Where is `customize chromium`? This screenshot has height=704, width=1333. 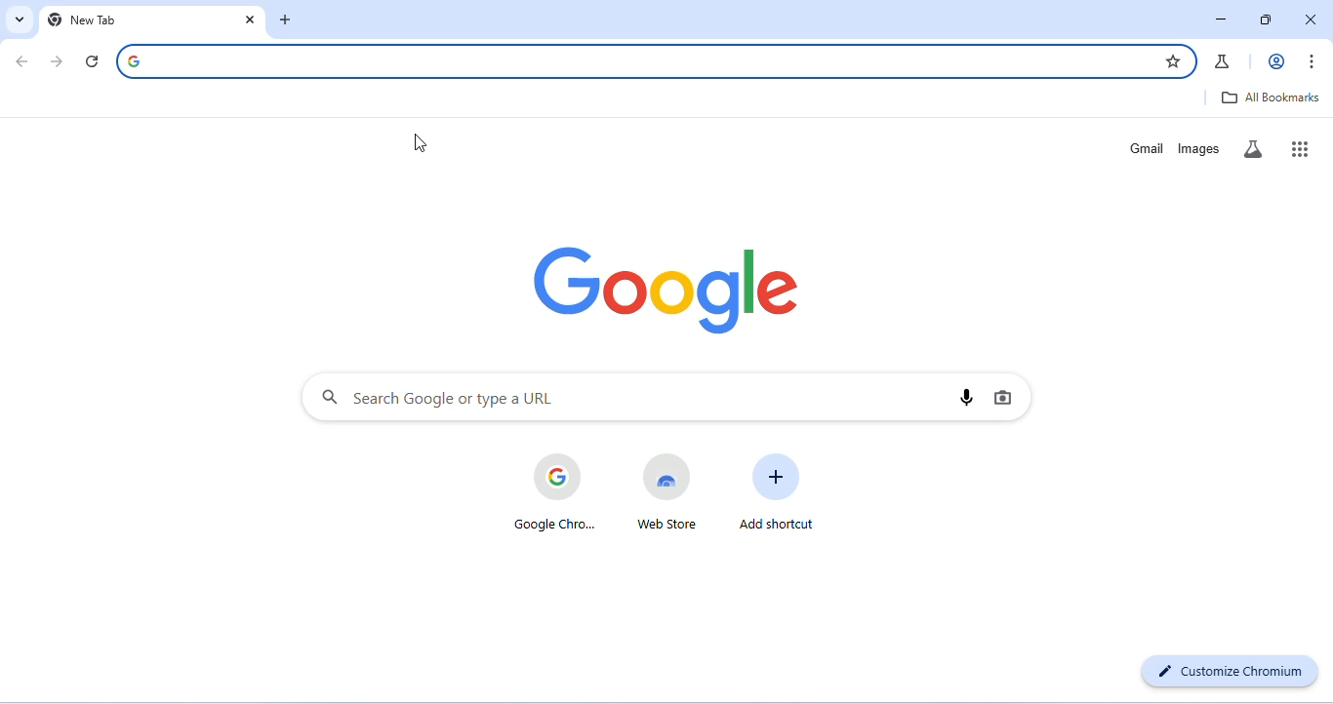 customize chromium is located at coordinates (1230, 669).